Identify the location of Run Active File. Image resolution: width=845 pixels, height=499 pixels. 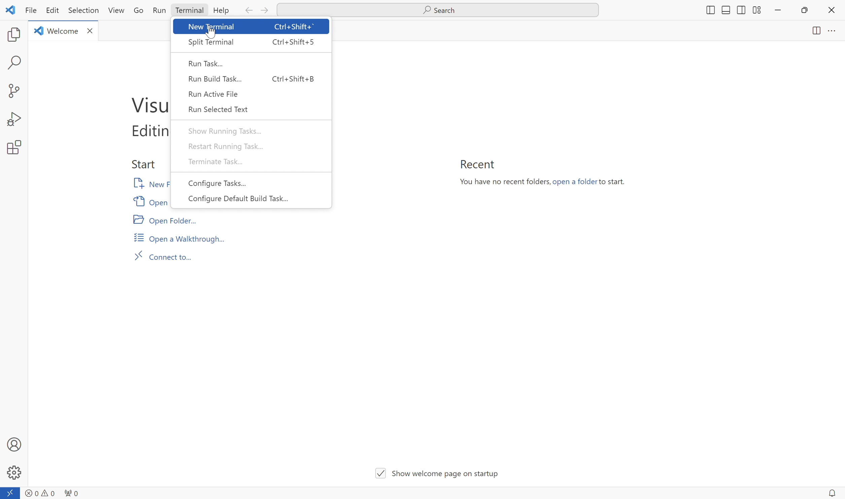
(216, 94).